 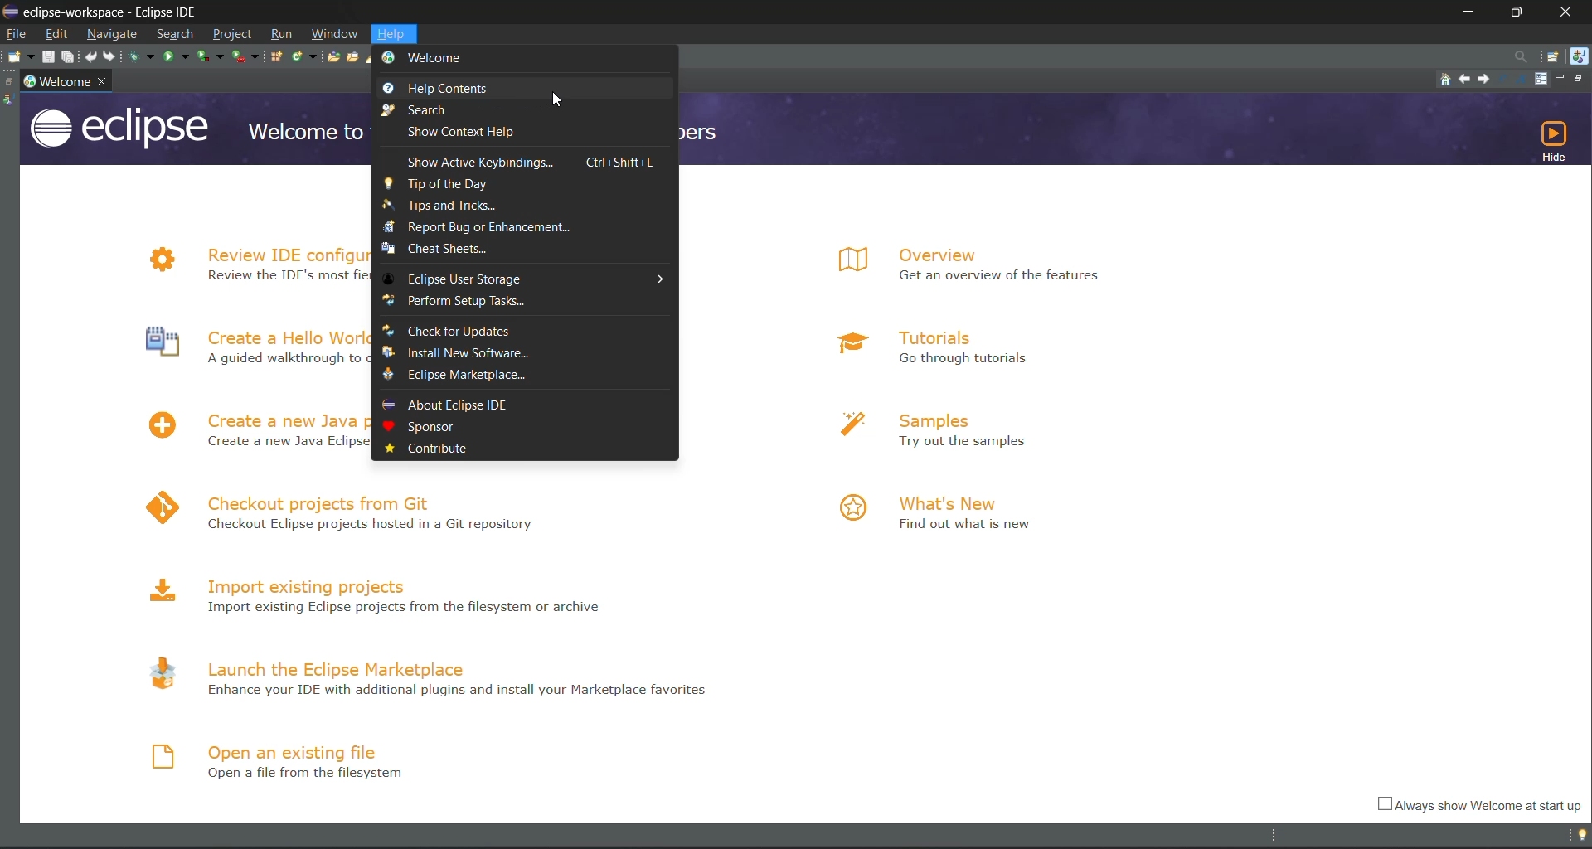 I want to click on minimize, so click(x=1565, y=80).